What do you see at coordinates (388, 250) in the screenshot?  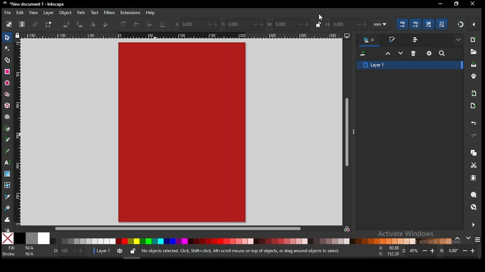 I see `cursor coordinates` at bounding box center [388, 250].